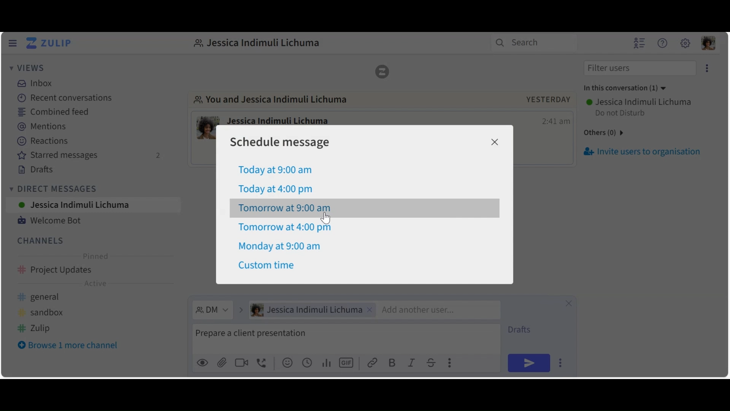 This screenshot has height=411, width=730. What do you see at coordinates (276, 100) in the screenshot?
I see `Go to direct message with user` at bounding box center [276, 100].